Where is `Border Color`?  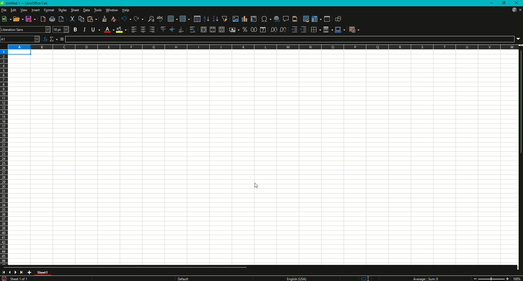
Border Color is located at coordinates (340, 30).